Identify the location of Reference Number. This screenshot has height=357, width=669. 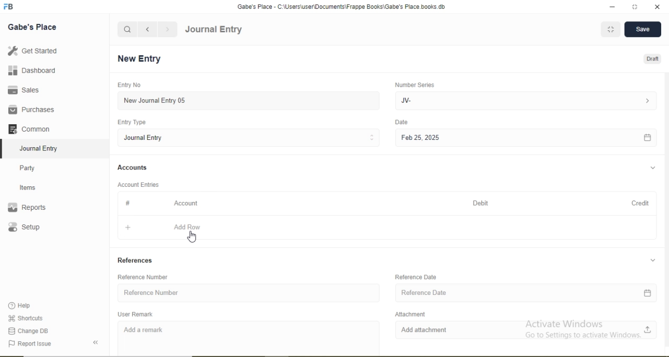
(248, 293).